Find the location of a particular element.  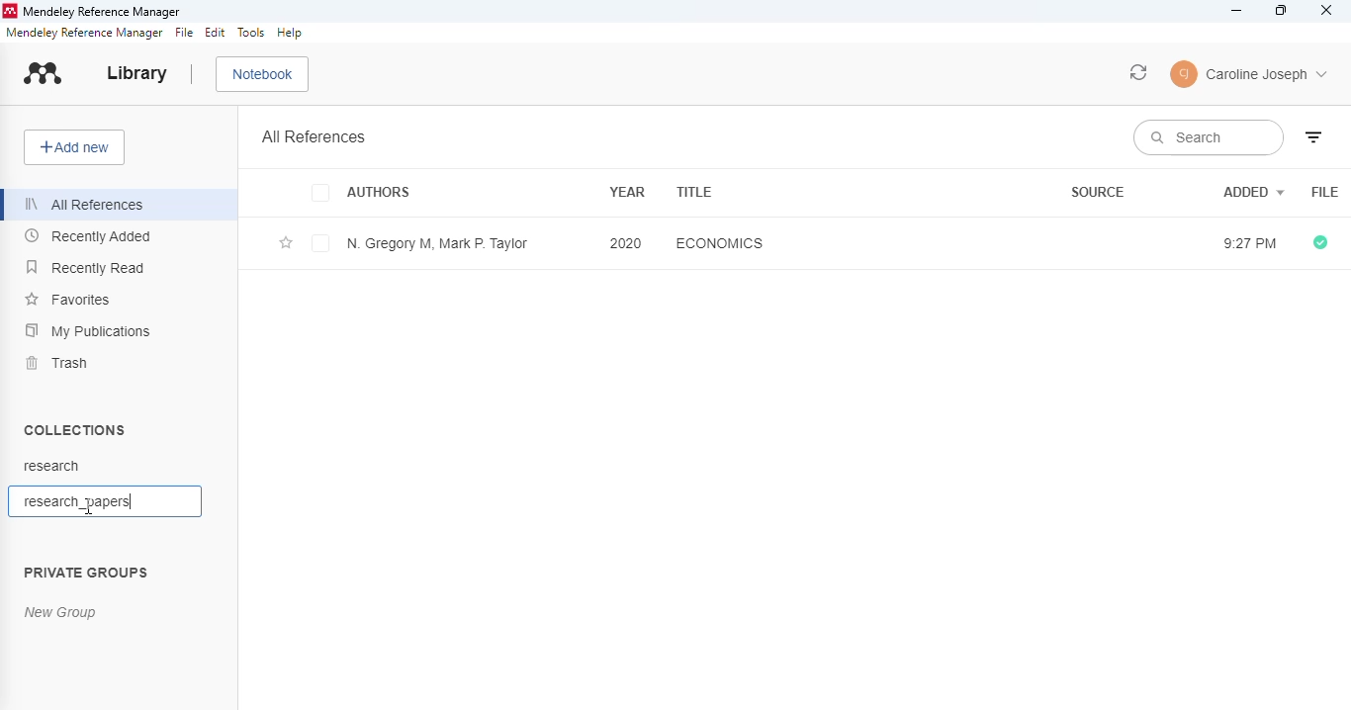

all references is located at coordinates (315, 136).